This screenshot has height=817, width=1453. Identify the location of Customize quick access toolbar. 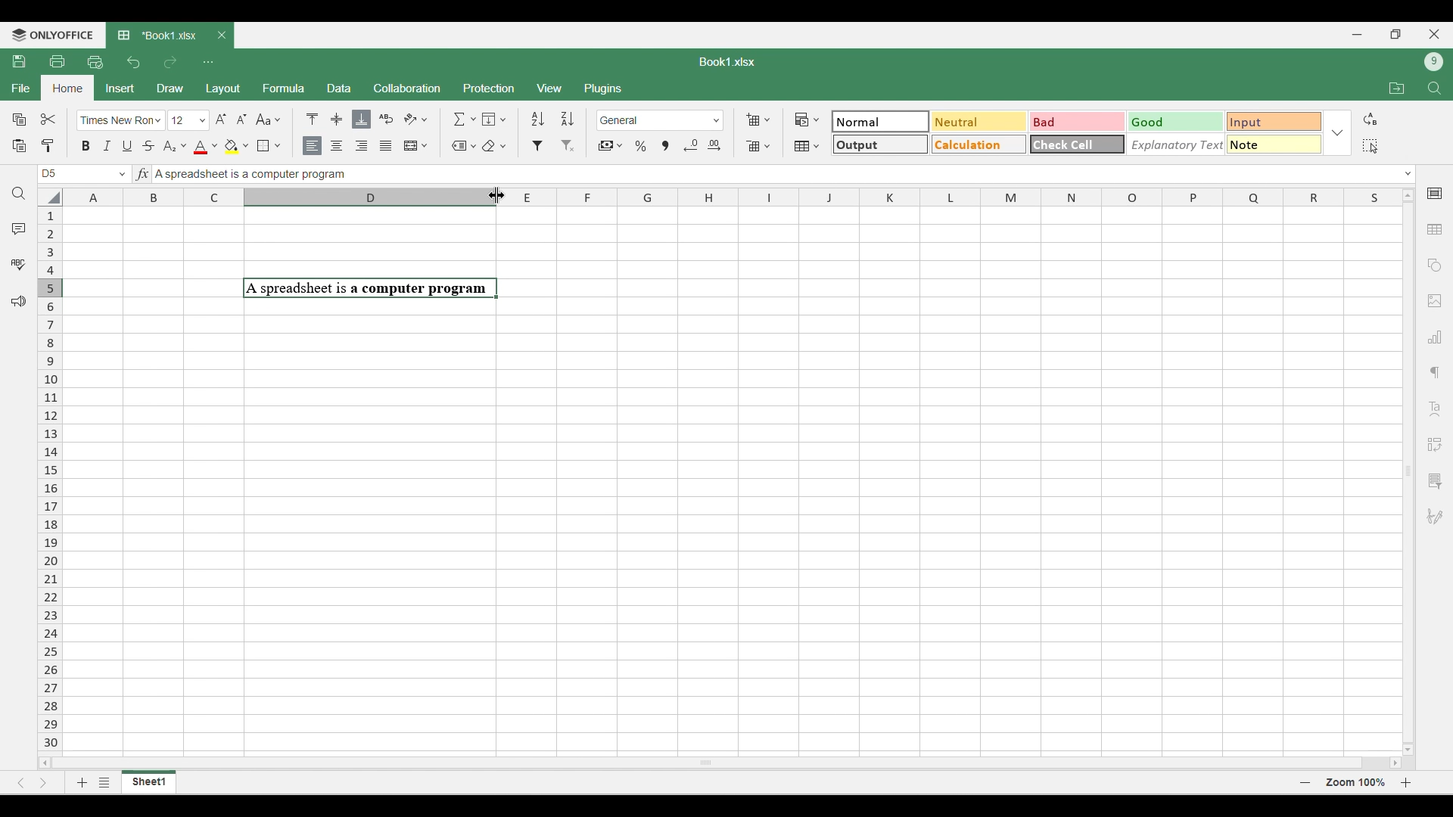
(208, 62).